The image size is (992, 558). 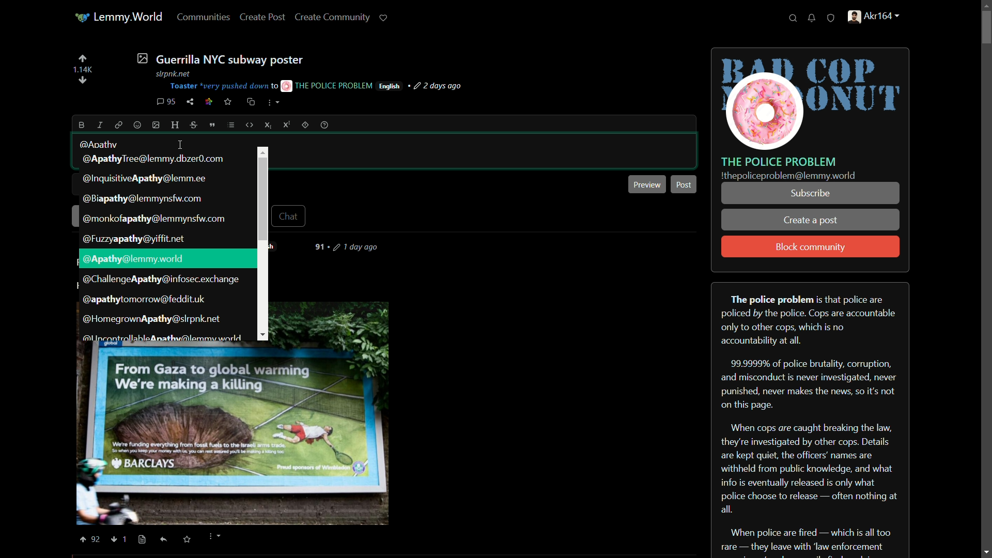 I want to click on , so click(x=262, y=151).